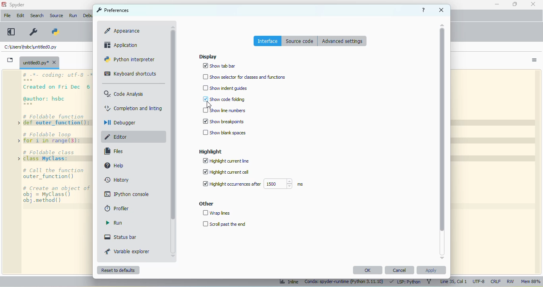 Image resolution: width=543 pixels, height=287 pixels. I want to click on wrap lines, so click(217, 213).